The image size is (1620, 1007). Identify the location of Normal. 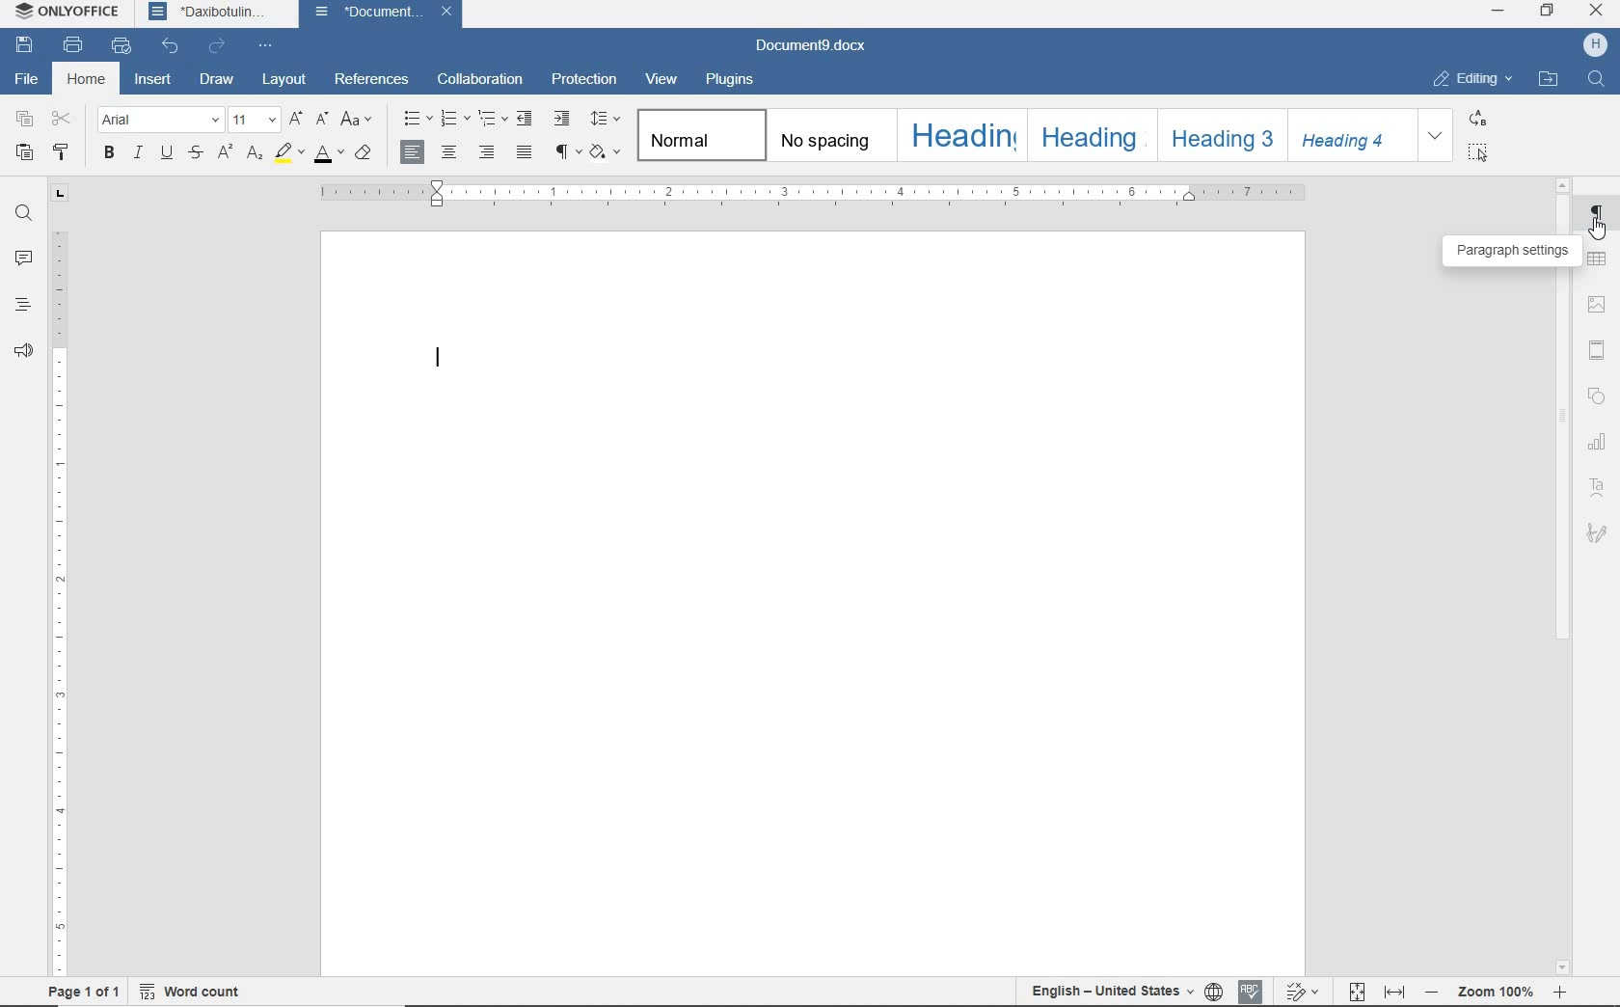
(699, 136).